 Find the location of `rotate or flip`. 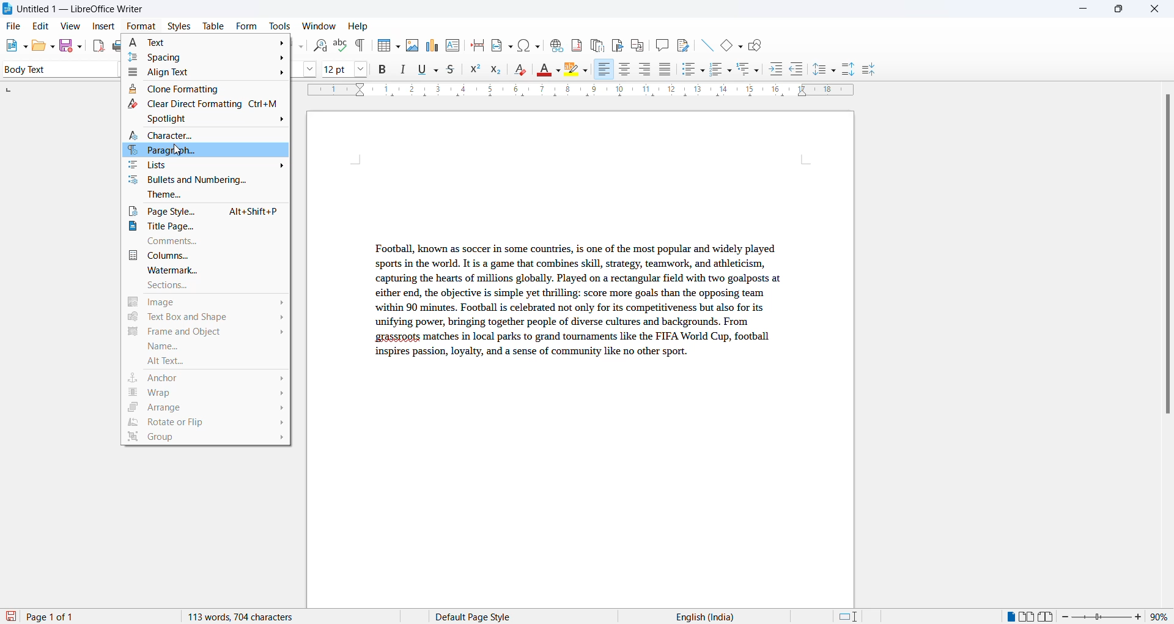

rotate or flip is located at coordinates (206, 423).